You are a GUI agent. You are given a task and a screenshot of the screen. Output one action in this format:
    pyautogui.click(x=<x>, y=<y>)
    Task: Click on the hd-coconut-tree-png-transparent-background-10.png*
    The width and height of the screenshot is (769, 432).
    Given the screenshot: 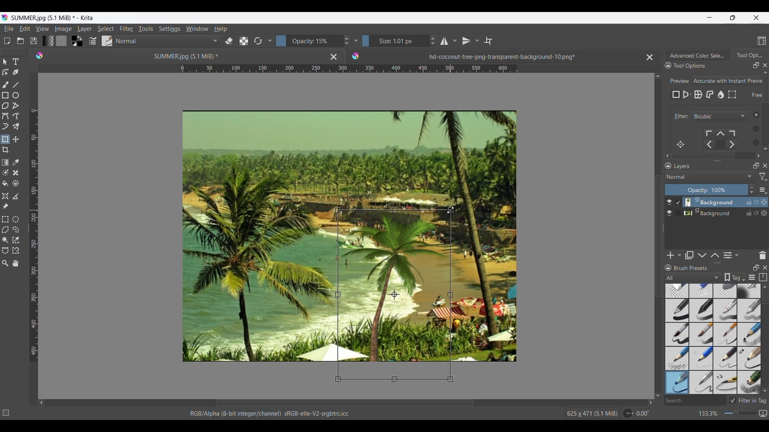 What is the action you would take?
    pyautogui.click(x=483, y=54)
    